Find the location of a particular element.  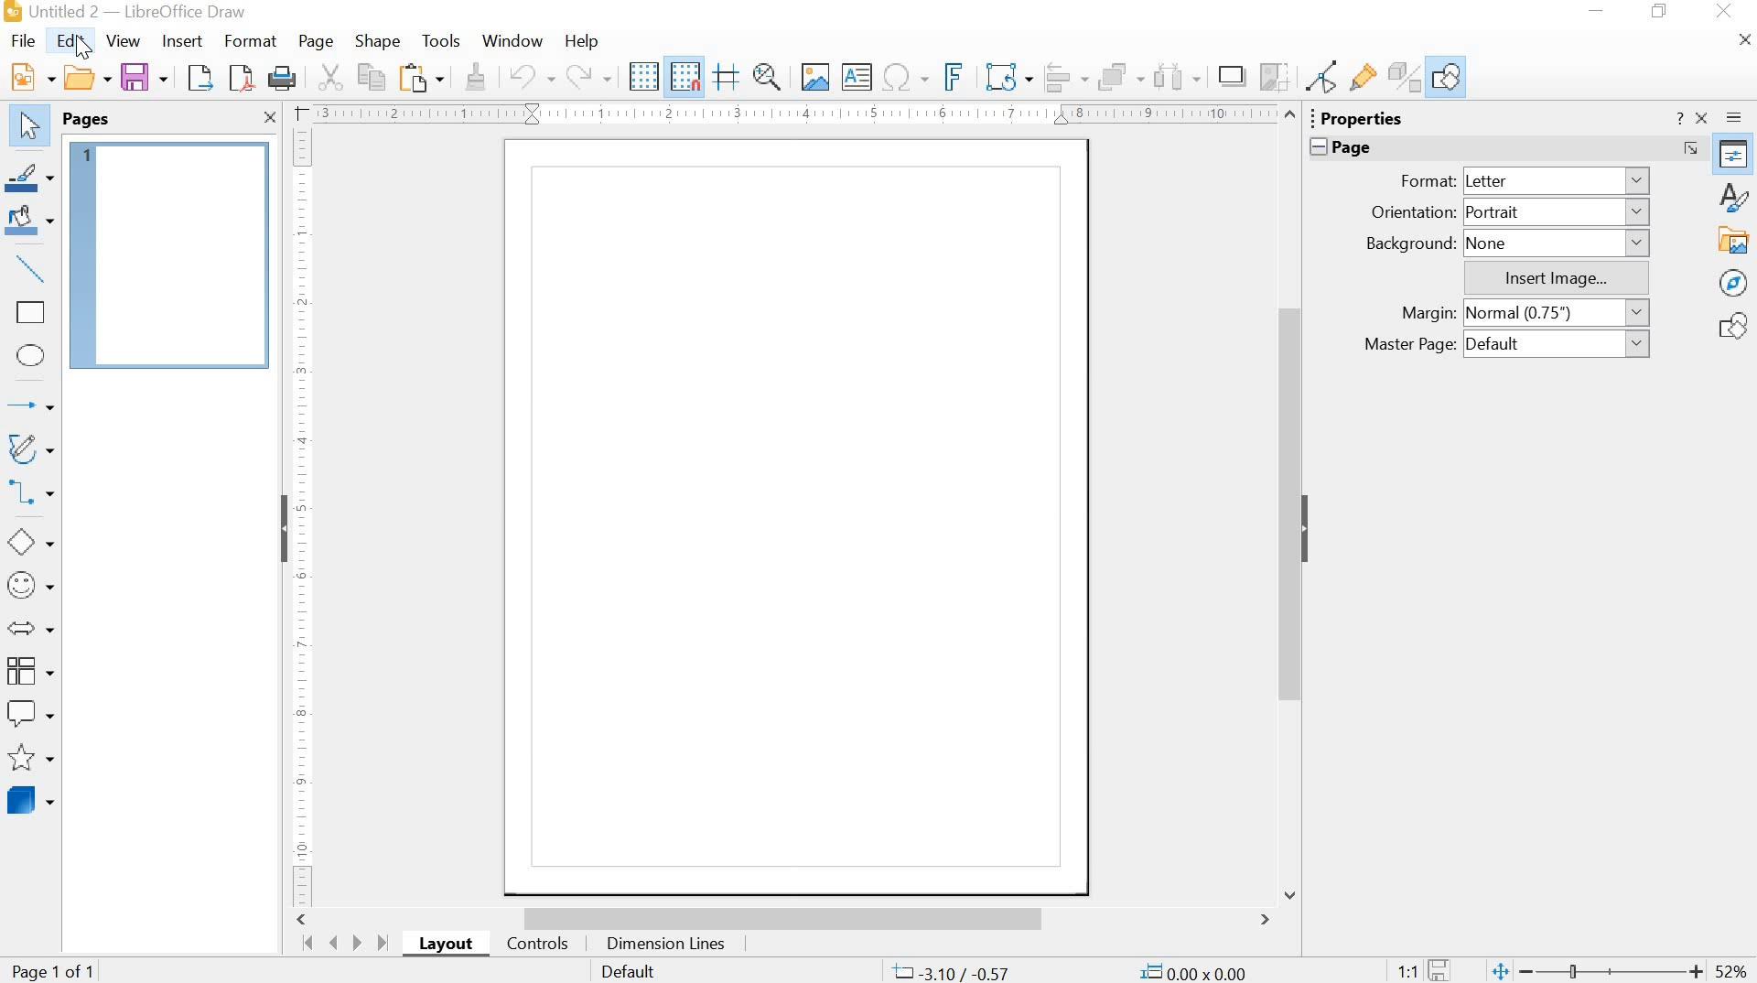

Close Sidebar Deck is located at coordinates (1706, 116).